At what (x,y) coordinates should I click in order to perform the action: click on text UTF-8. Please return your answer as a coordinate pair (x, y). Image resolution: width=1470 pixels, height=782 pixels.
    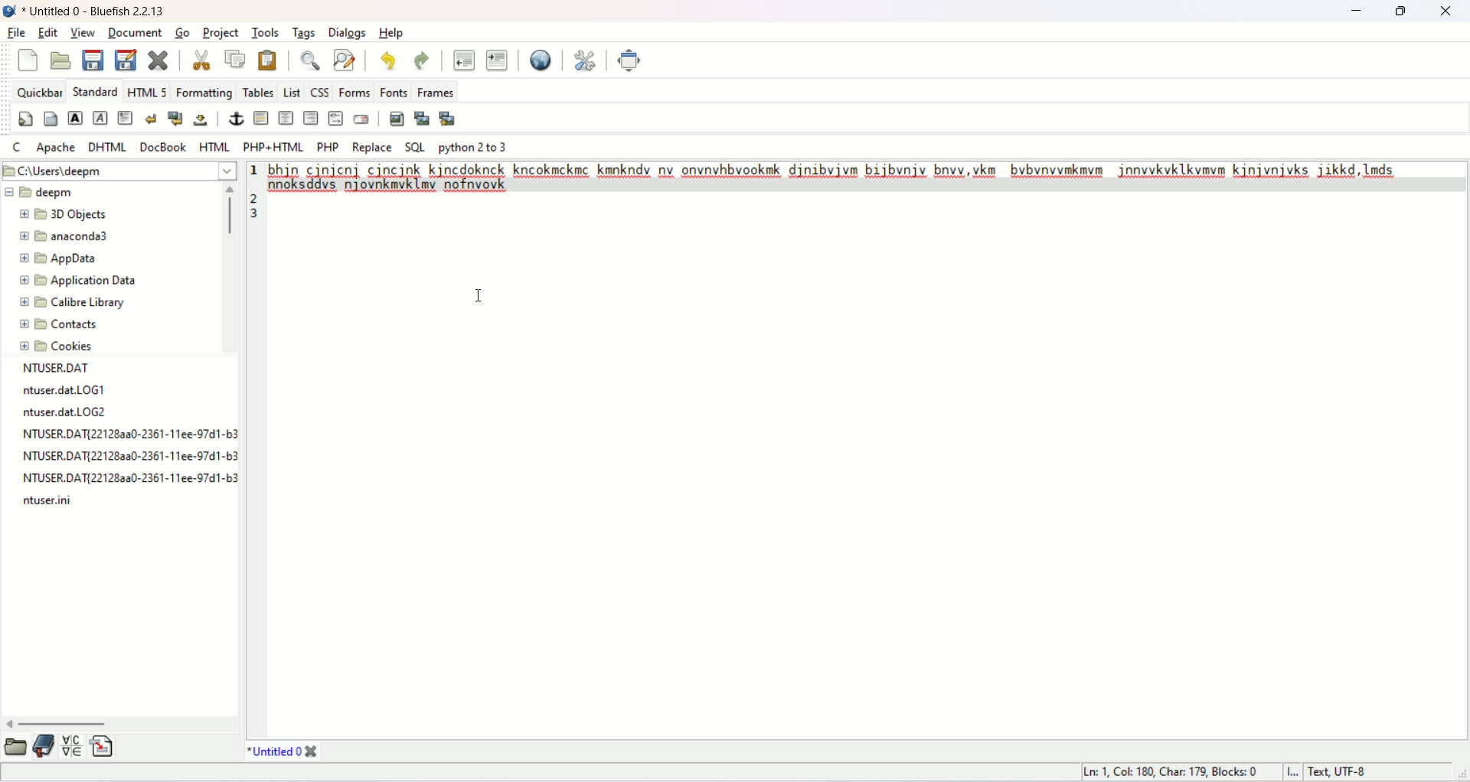
    Looking at the image, I should click on (1340, 773).